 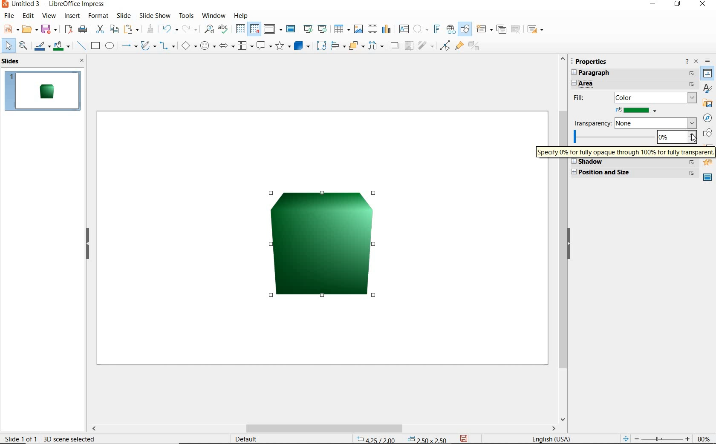 I want to click on select, so click(x=8, y=46).